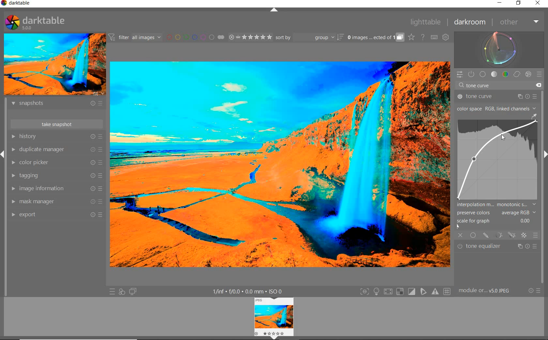  What do you see at coordinates (412, 37) in the screenshot?
I see `CLICK TO CHANGE THE OVERLAYS SHOWN ON THUMBNAILS` at bounding box center [412, 37].